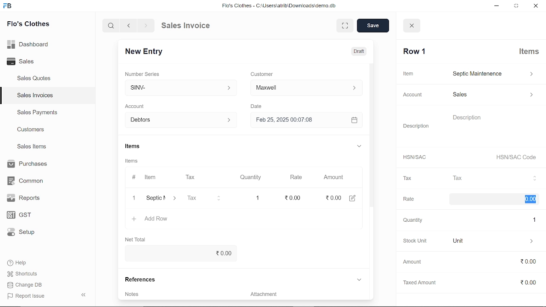 The height and width of the screenshot is (307, 546). I want to click on expand, so click(359, 146).